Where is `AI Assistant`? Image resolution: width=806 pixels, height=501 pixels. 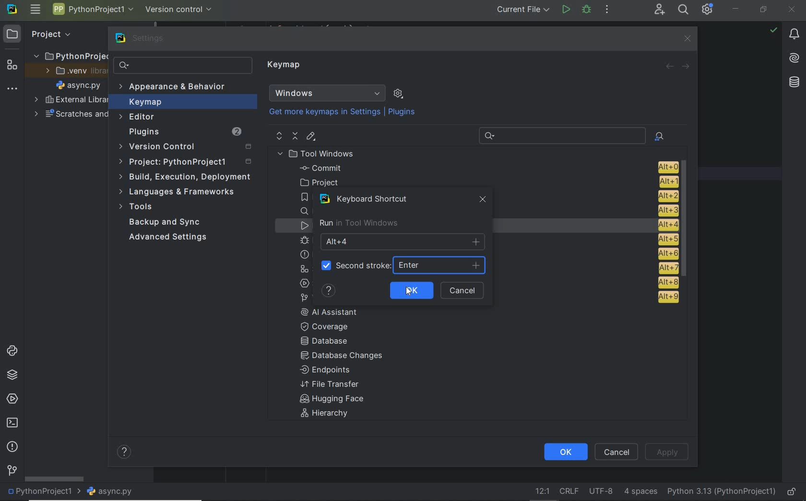 AI Assistant is located at coordinates (795, 59).